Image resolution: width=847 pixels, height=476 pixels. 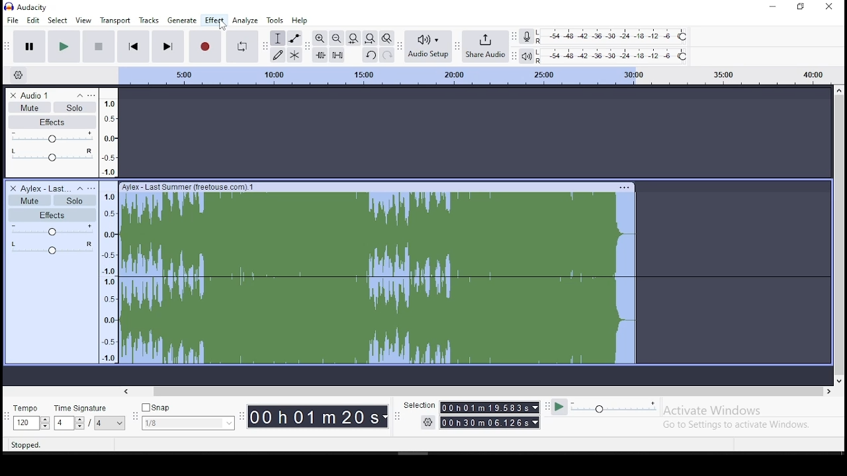 What do you see at coordinates (612, 55) in the screenshot?
I see `playback level` at bounding box center [612, 55].